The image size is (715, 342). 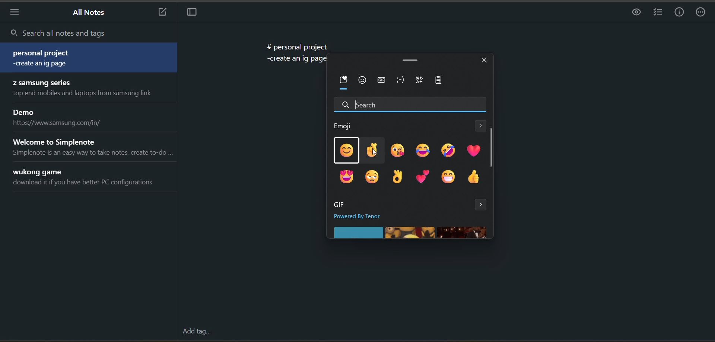 What do you see at coordinates (365, 216) in the screenshot?
I see `powered by tenor` at bounding box center [365, 216].